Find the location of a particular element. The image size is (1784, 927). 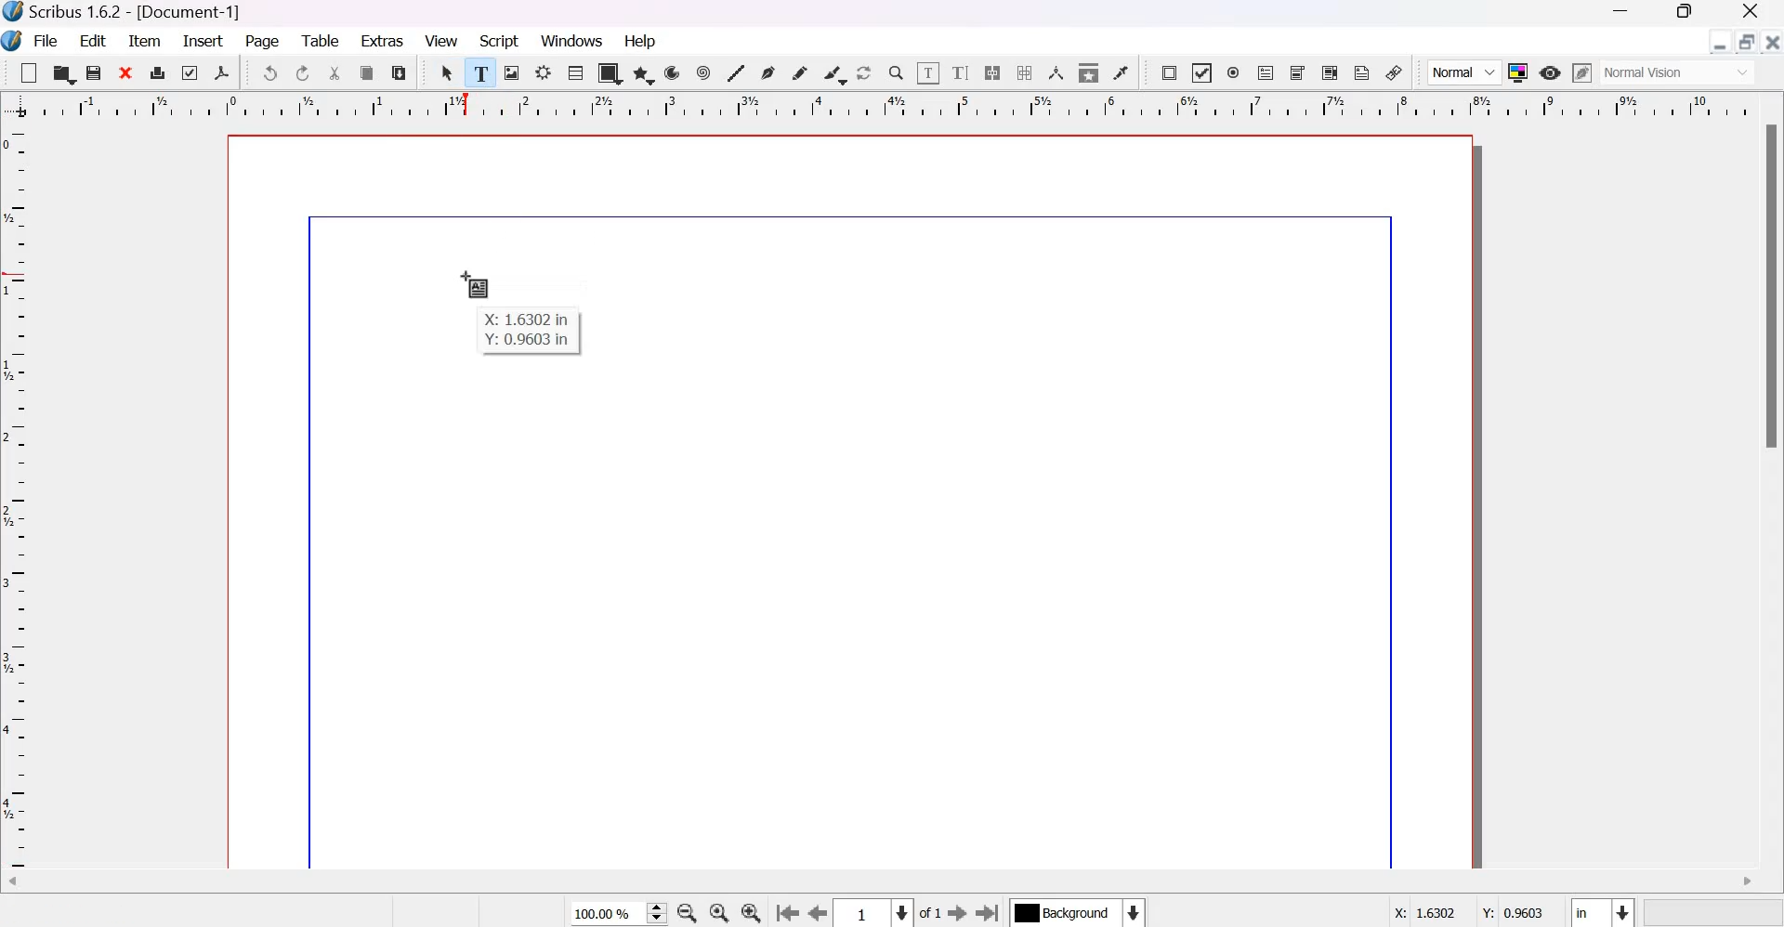

paste is located at coordinates (400, 72).